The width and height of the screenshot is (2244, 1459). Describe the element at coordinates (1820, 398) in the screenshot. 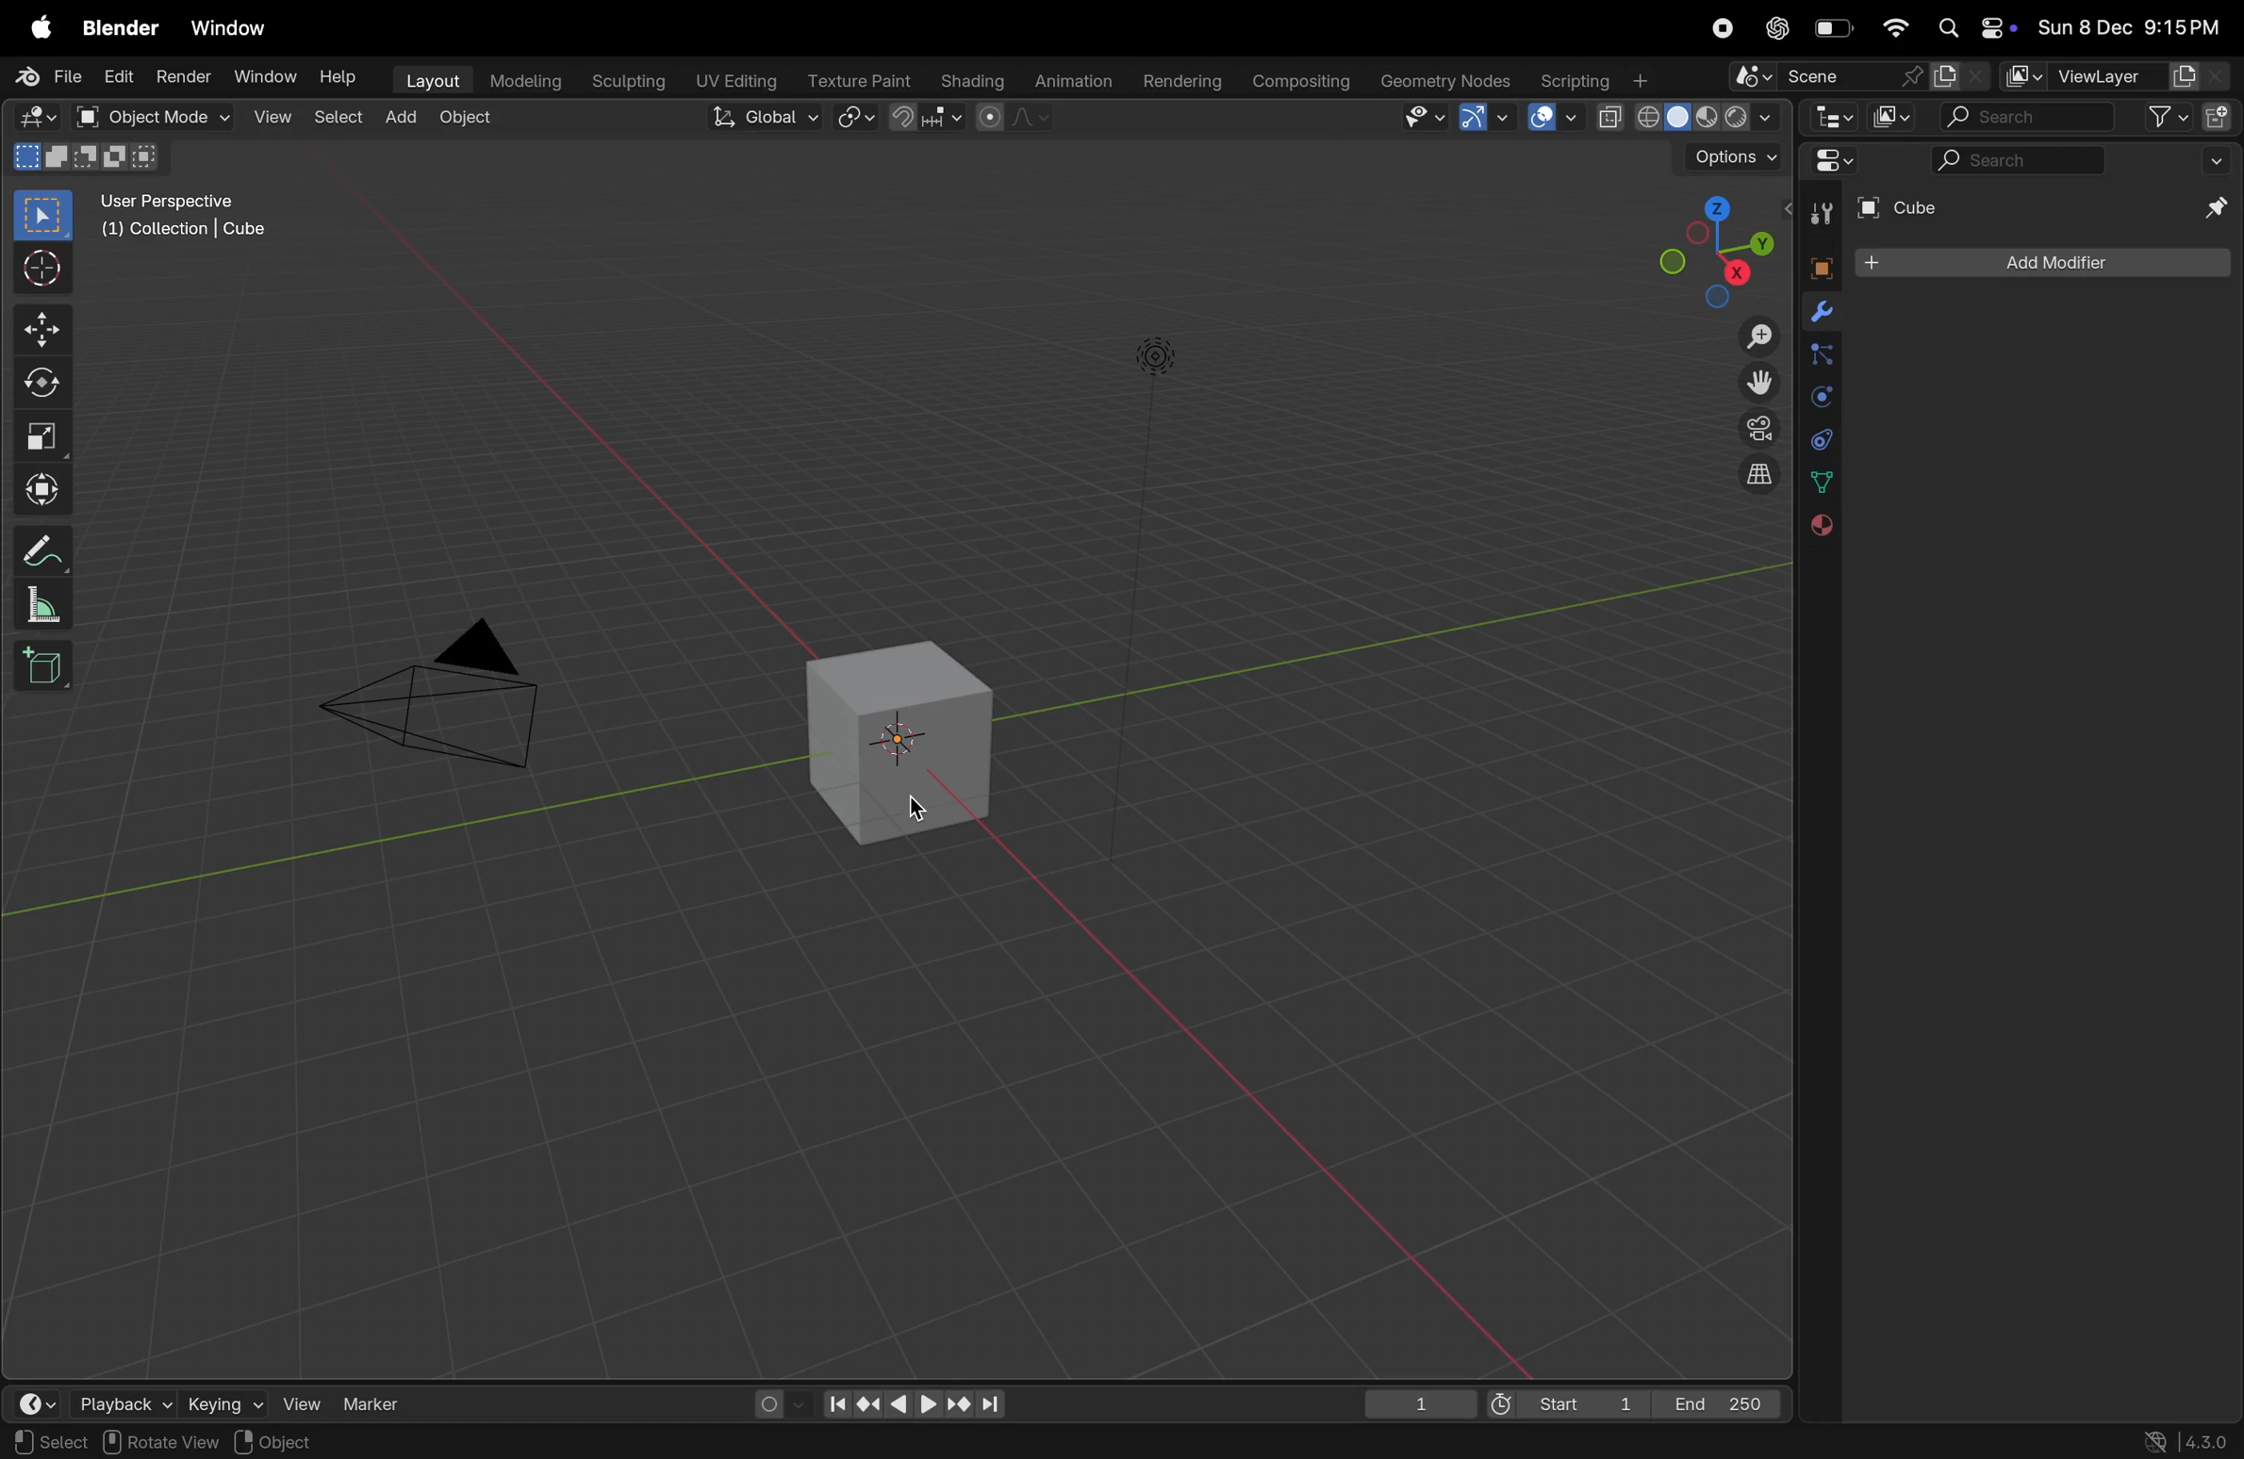

I see `physics` at that location.